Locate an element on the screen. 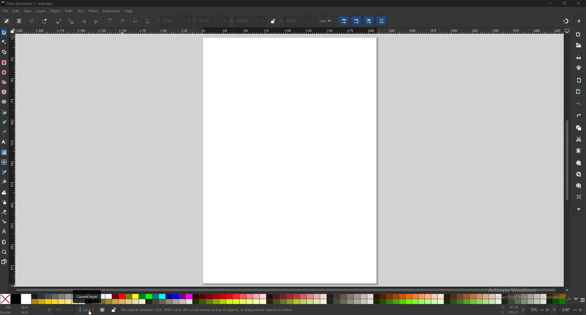 This screenshot has height=315, width=586. flip horizontally is located at coordinates (96, 21).